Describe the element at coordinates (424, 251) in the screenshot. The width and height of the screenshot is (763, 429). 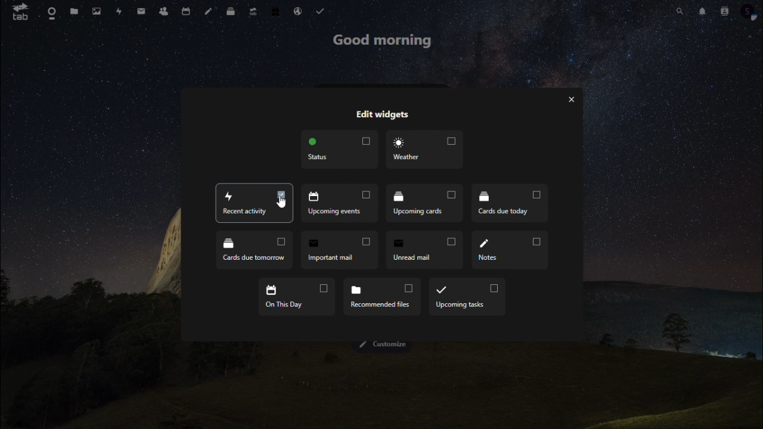
I see `unread mail` at that location.